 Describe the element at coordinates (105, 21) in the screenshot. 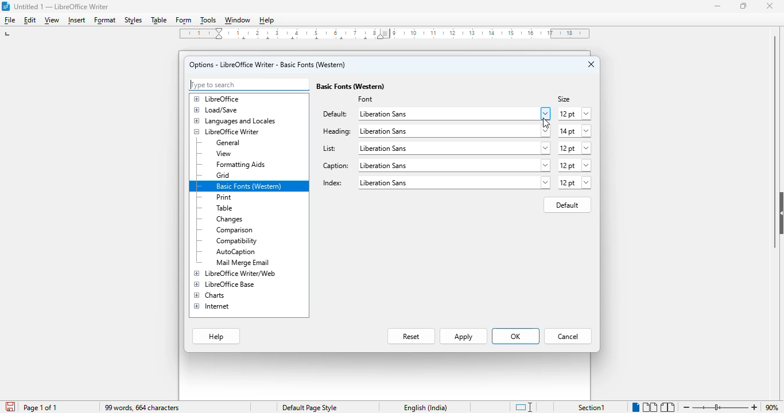

I see `format` at that location.